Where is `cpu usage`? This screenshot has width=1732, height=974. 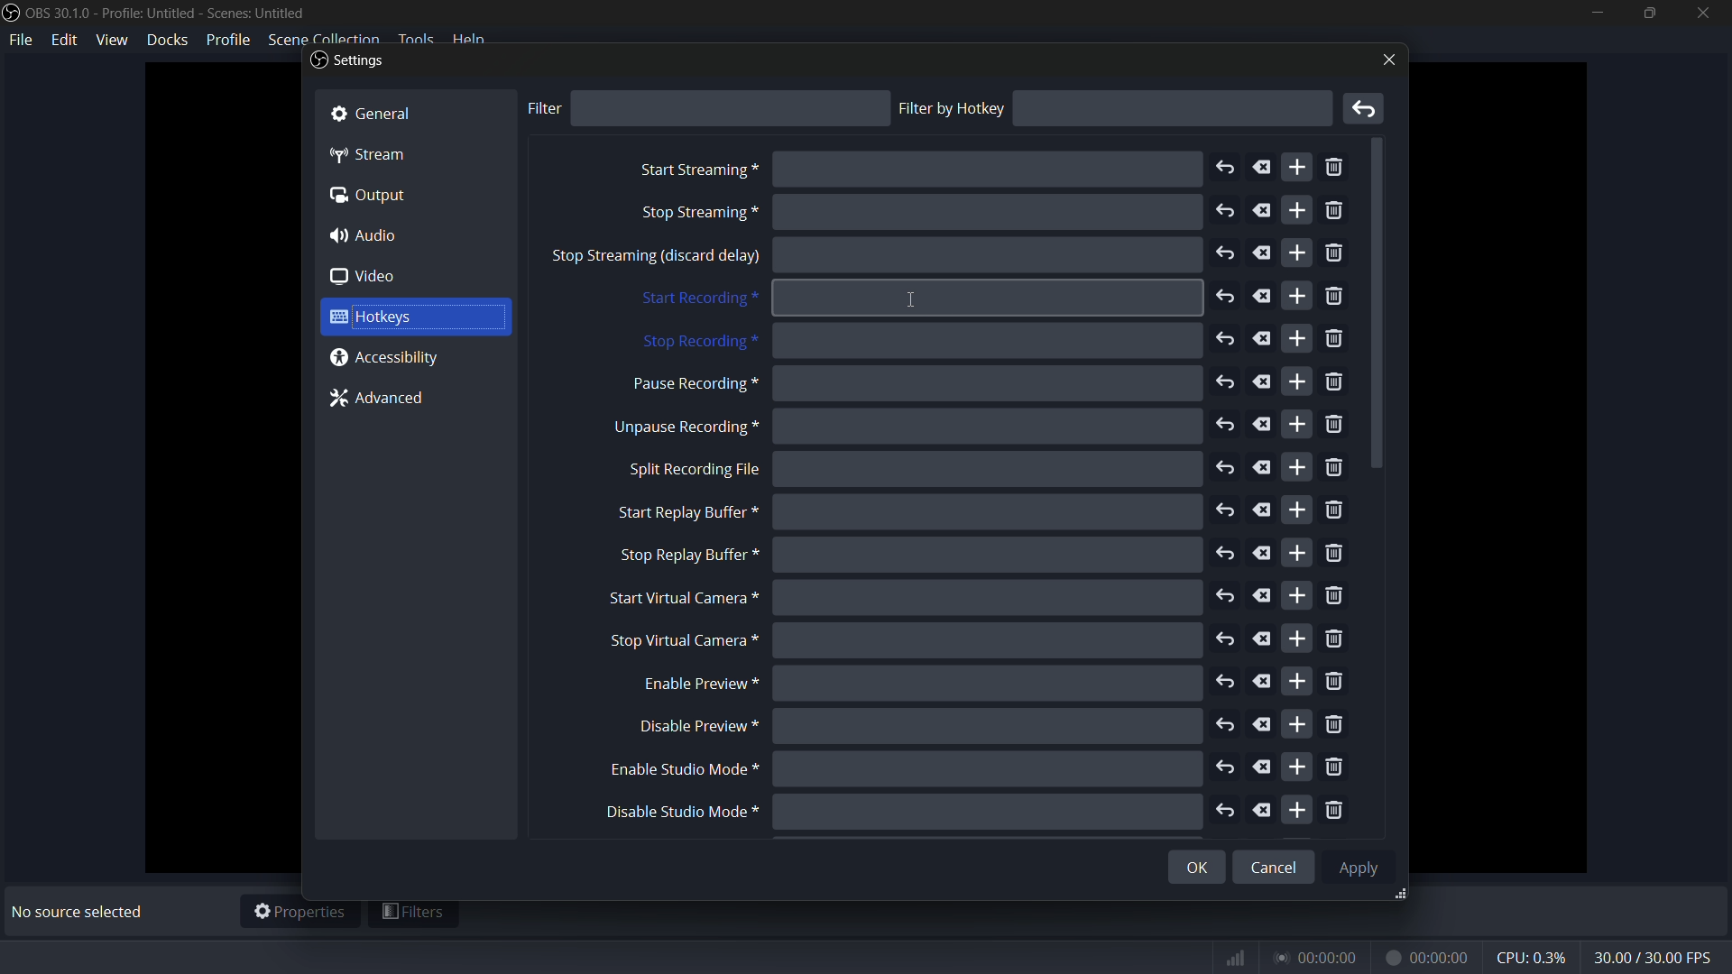
cpu usage is located at coordinates (1534, 957).